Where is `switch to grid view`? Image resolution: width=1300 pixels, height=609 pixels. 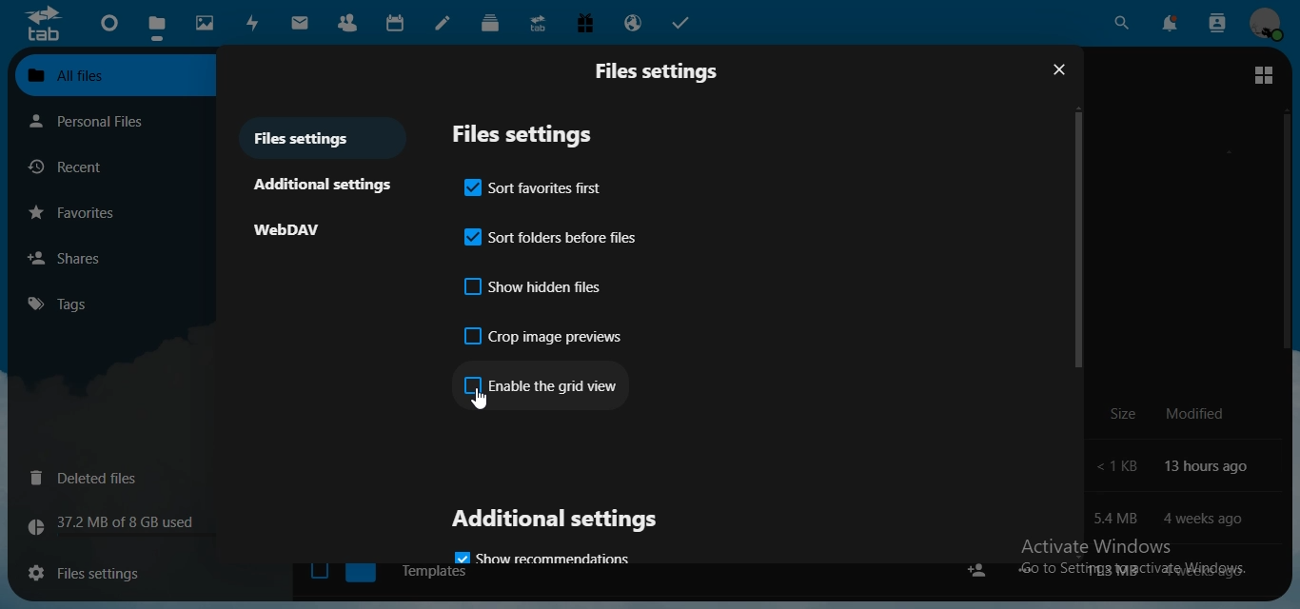
switch to grid view is located at coordinates (1263, 76).